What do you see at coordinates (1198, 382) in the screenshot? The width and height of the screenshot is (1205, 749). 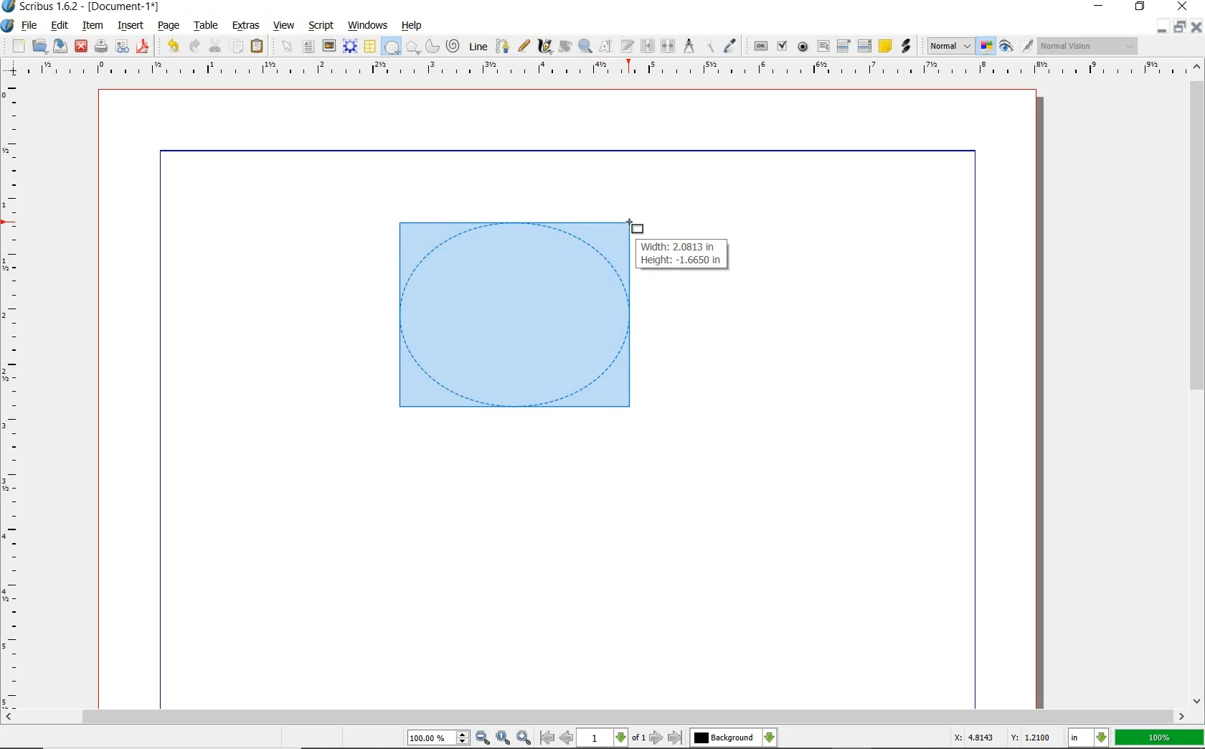 I see `SCROLLBAR` at bounding box center [1198, 382].